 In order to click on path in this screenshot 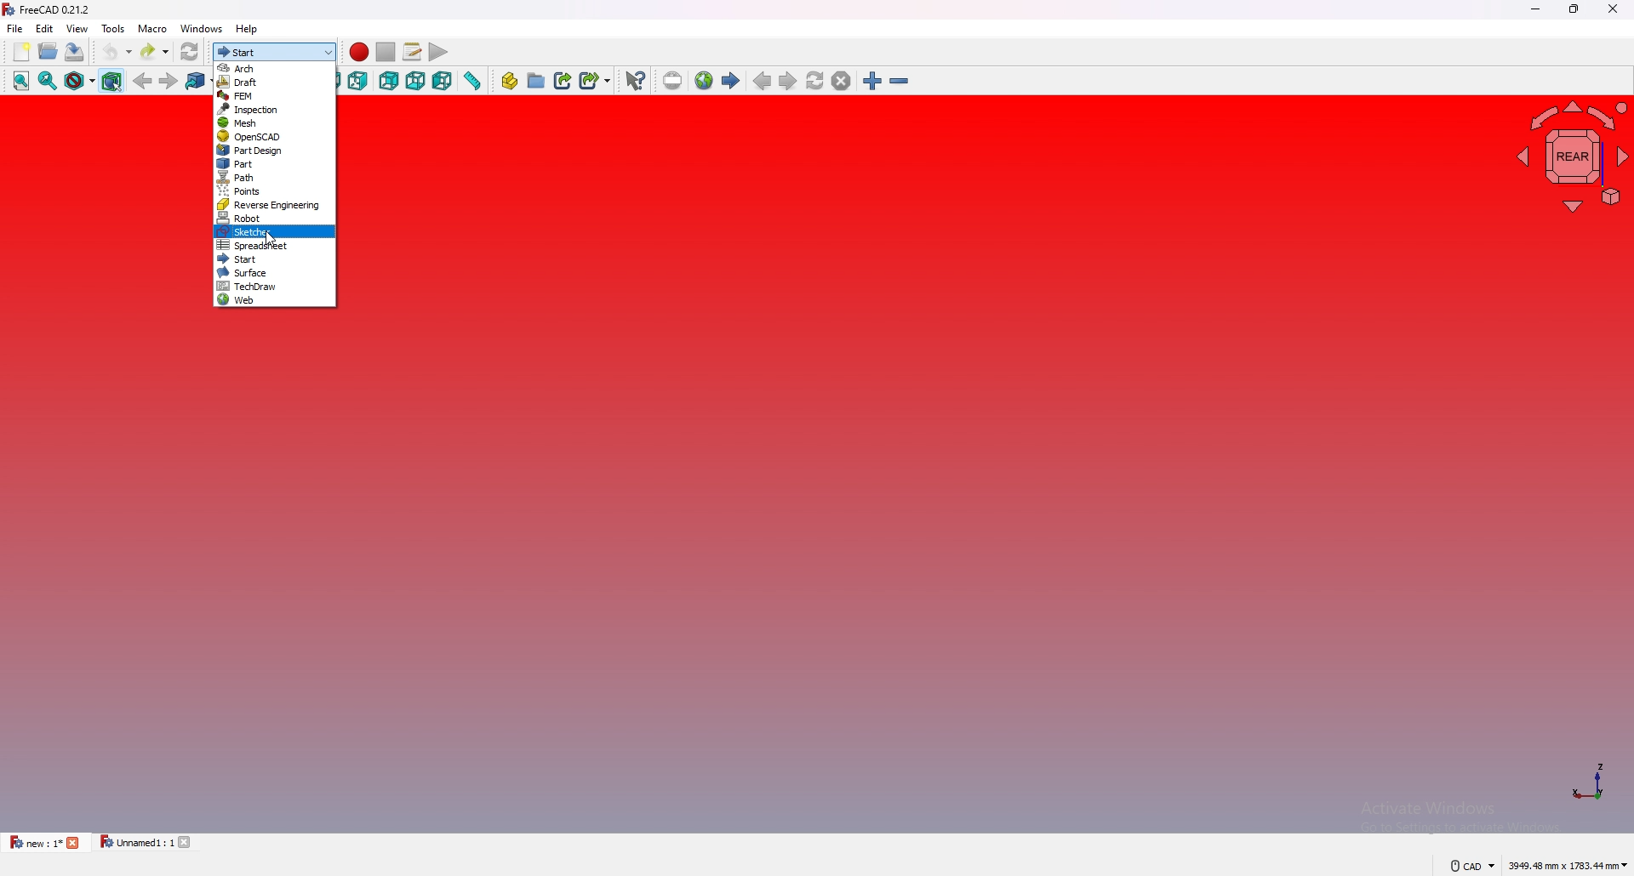, I will do `click(275, 177)`.